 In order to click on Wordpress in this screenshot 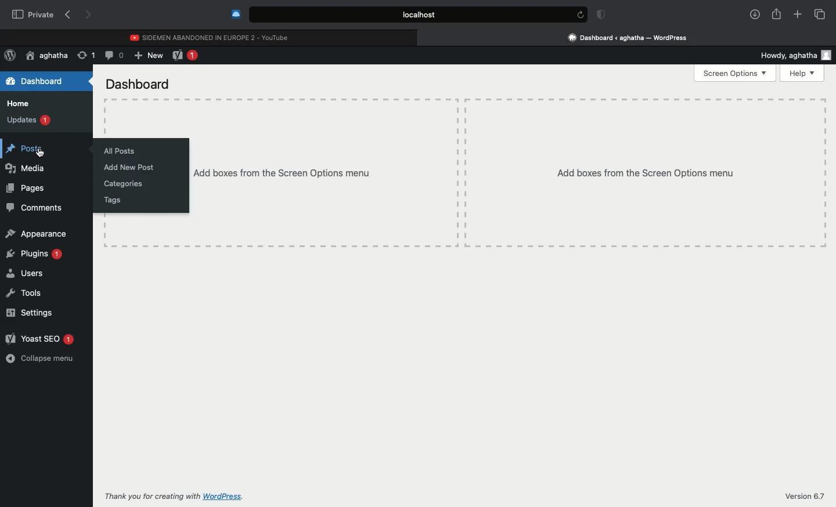, I will do `click(10, 56)`.